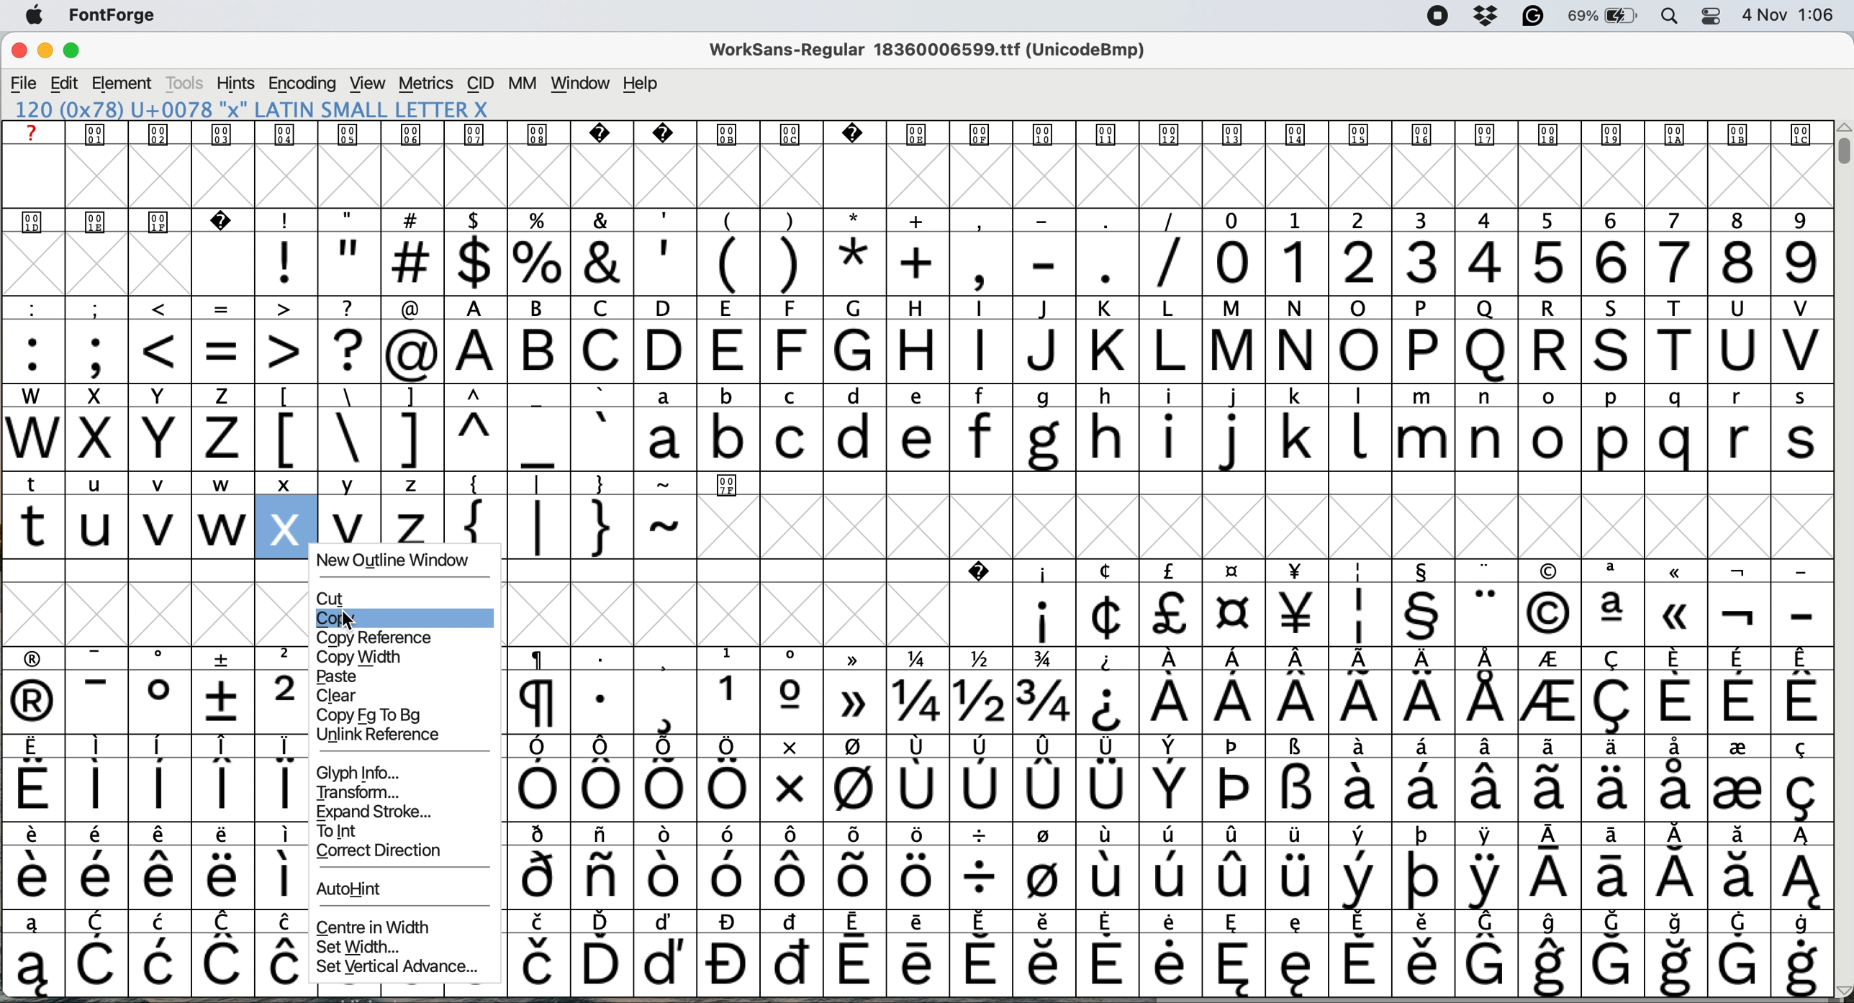  I want to click on lower case letters a to s, so click(1227, 438).